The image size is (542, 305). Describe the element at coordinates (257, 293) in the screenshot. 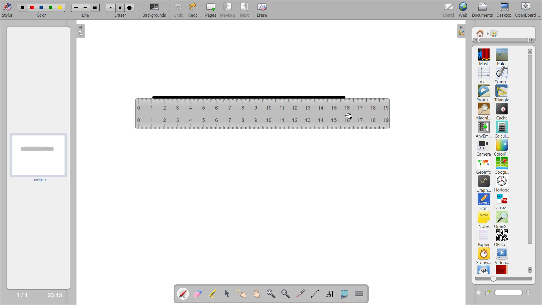

I see `scroll page` at that location.